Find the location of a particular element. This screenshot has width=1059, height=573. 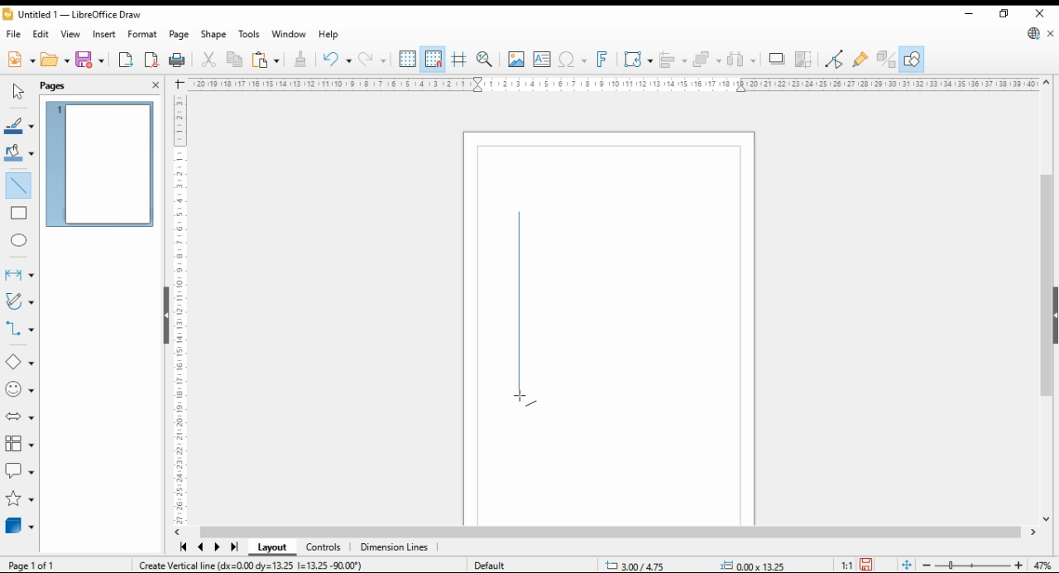

ellipse is located at coordinates (19, 238).